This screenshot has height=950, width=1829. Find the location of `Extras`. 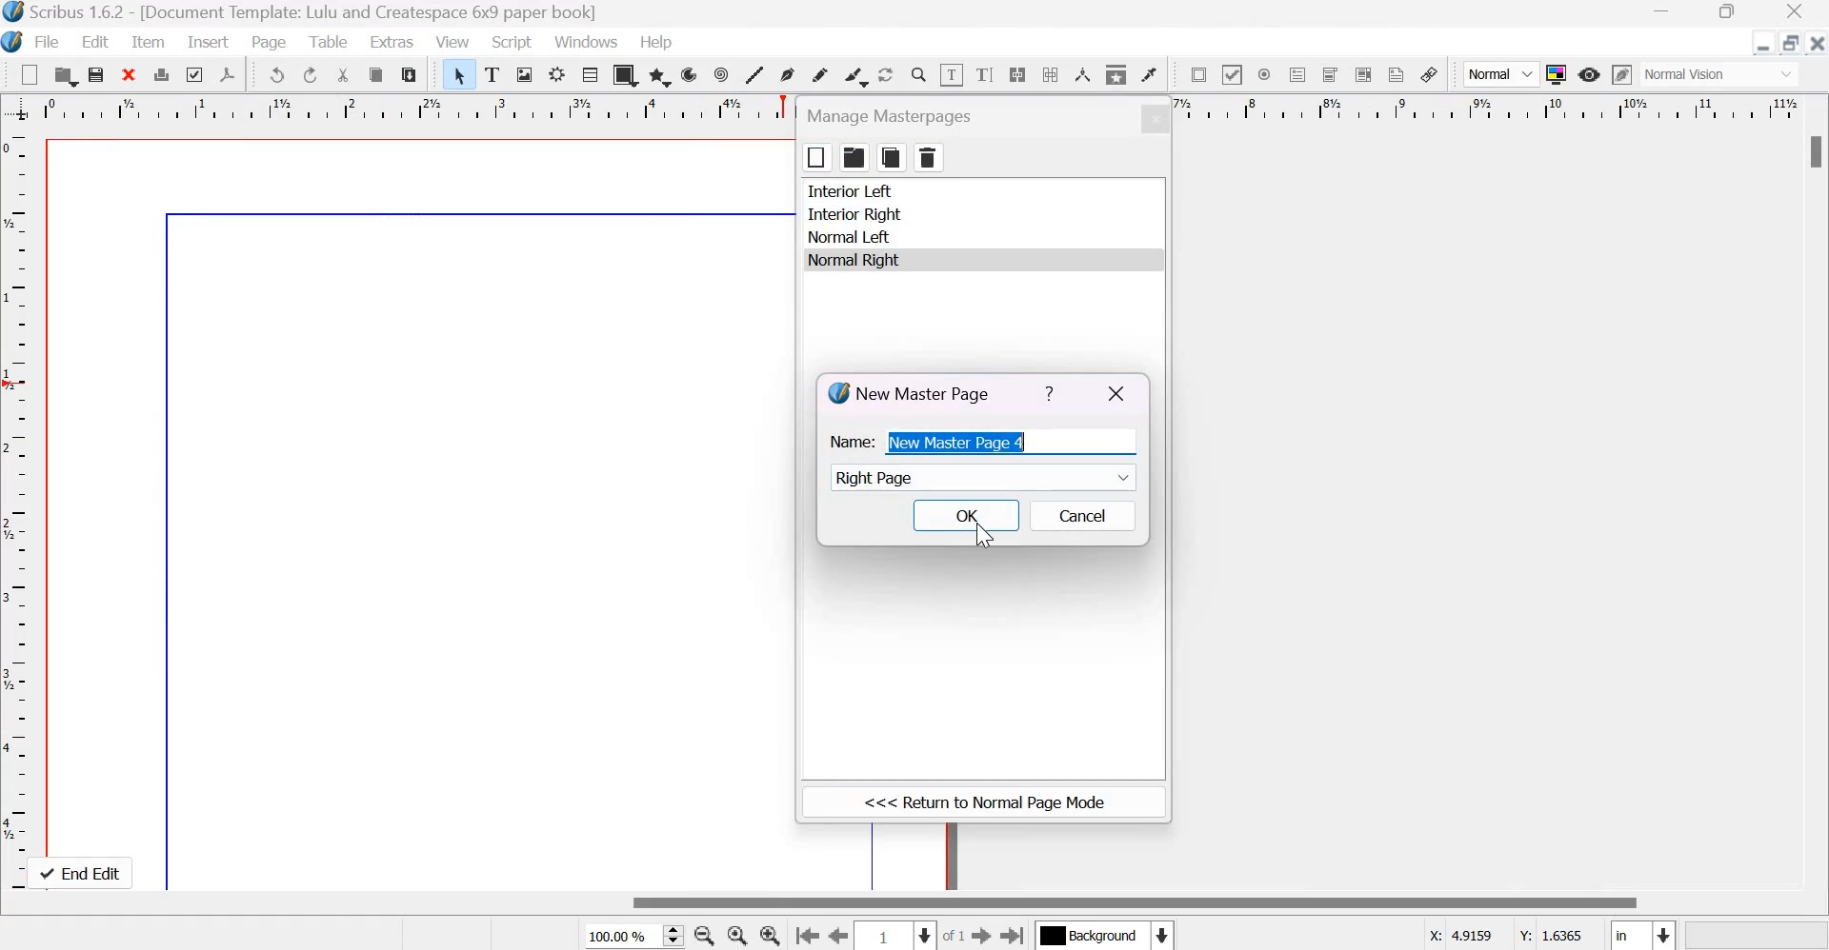

Extras is located at coordinates (391, 42).